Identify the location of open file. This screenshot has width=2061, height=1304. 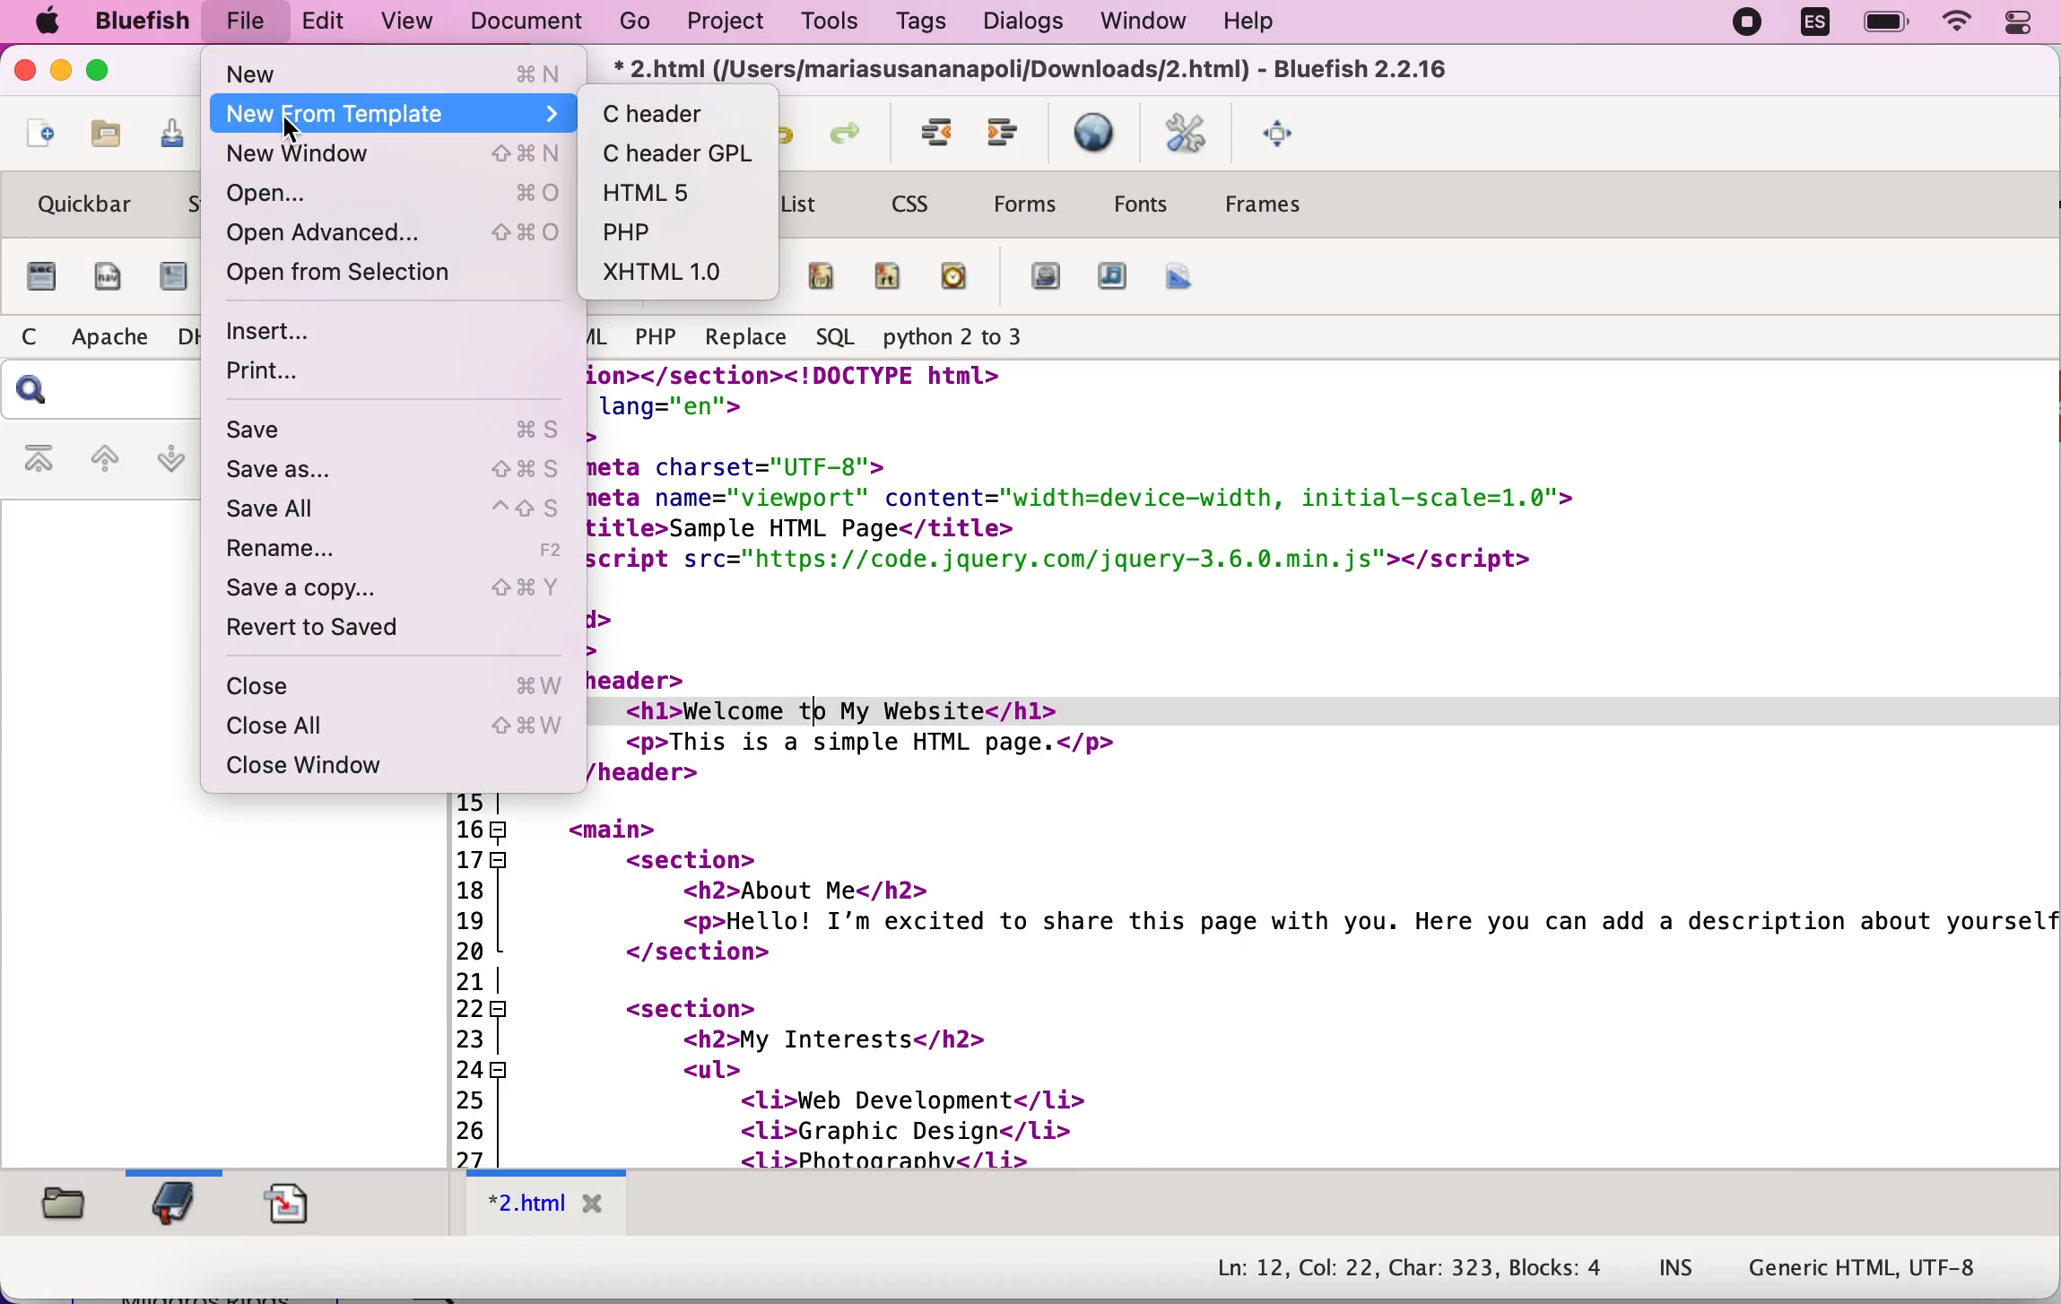
(101, 141).